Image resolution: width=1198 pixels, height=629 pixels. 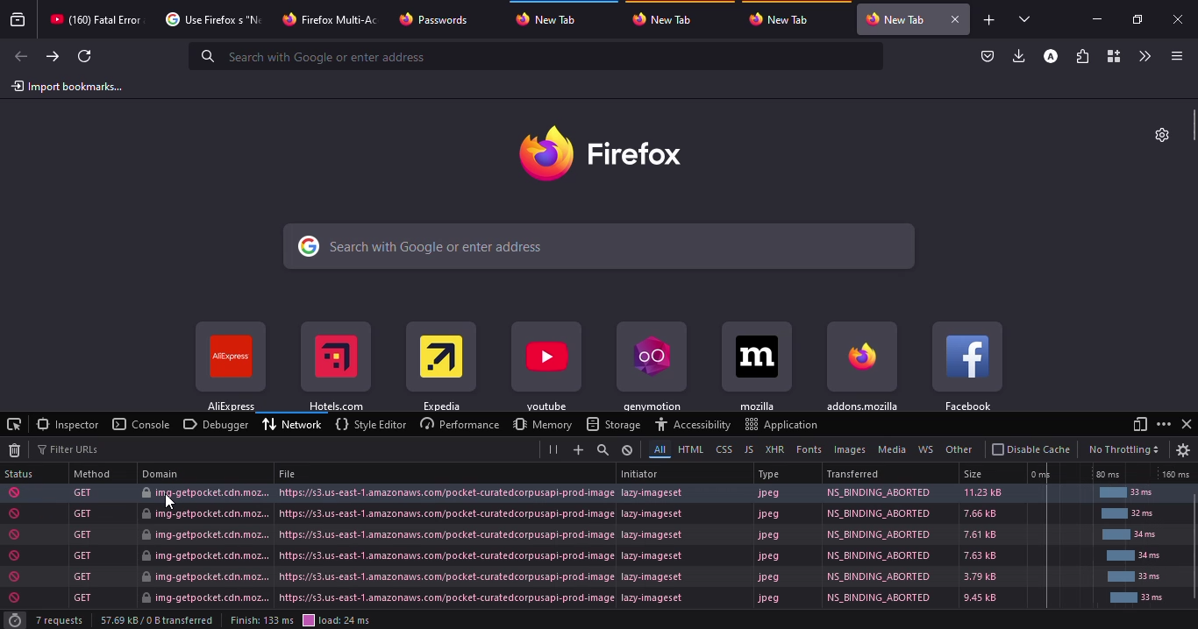 What do you see at coordinates (335, 368) in the screenshot?
I see `shortcuts` at bounding box center [335, 368].